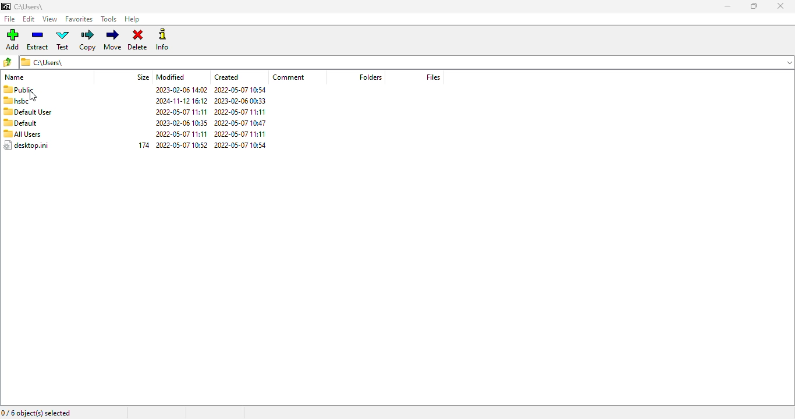 The height and width of the screenshot is (419, 795). I want to click on cursor, so click(34, 96).